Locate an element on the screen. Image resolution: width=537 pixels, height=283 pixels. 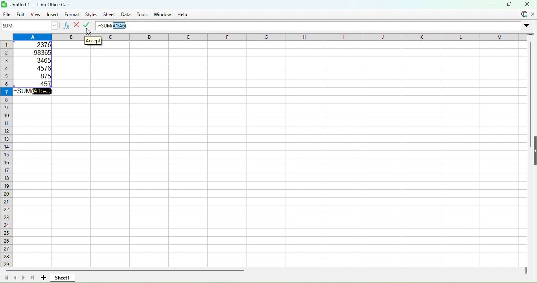
=SUM(A1:A6) is located at coordinates (116, 25).